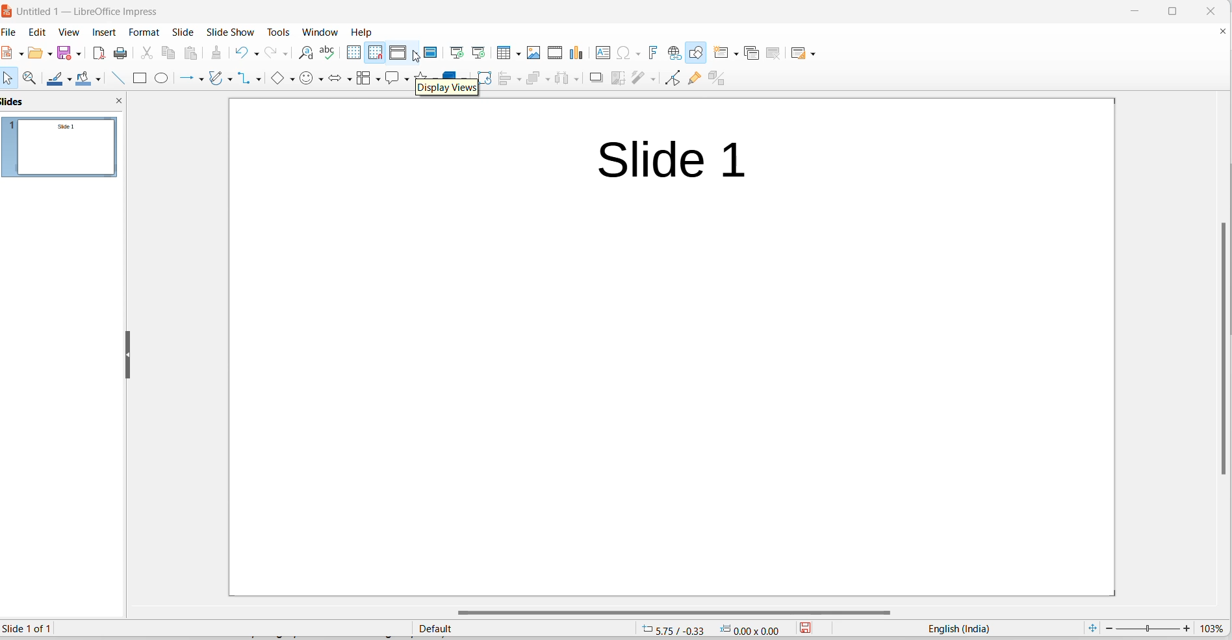 The width and height of the screenshot is (1232, 640). Describe the element at coordinates (247, 78) in the screenshot. I see `connectors` at that location.